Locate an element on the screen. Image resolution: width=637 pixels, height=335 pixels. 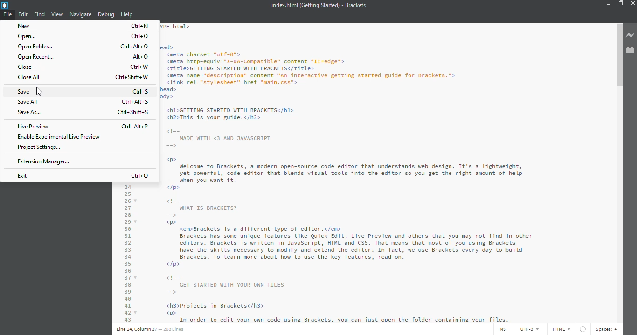
open recent is located at coordinates (38, 57).